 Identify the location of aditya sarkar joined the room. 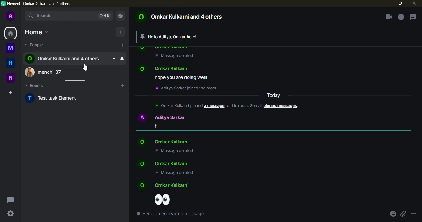
(188, 88).